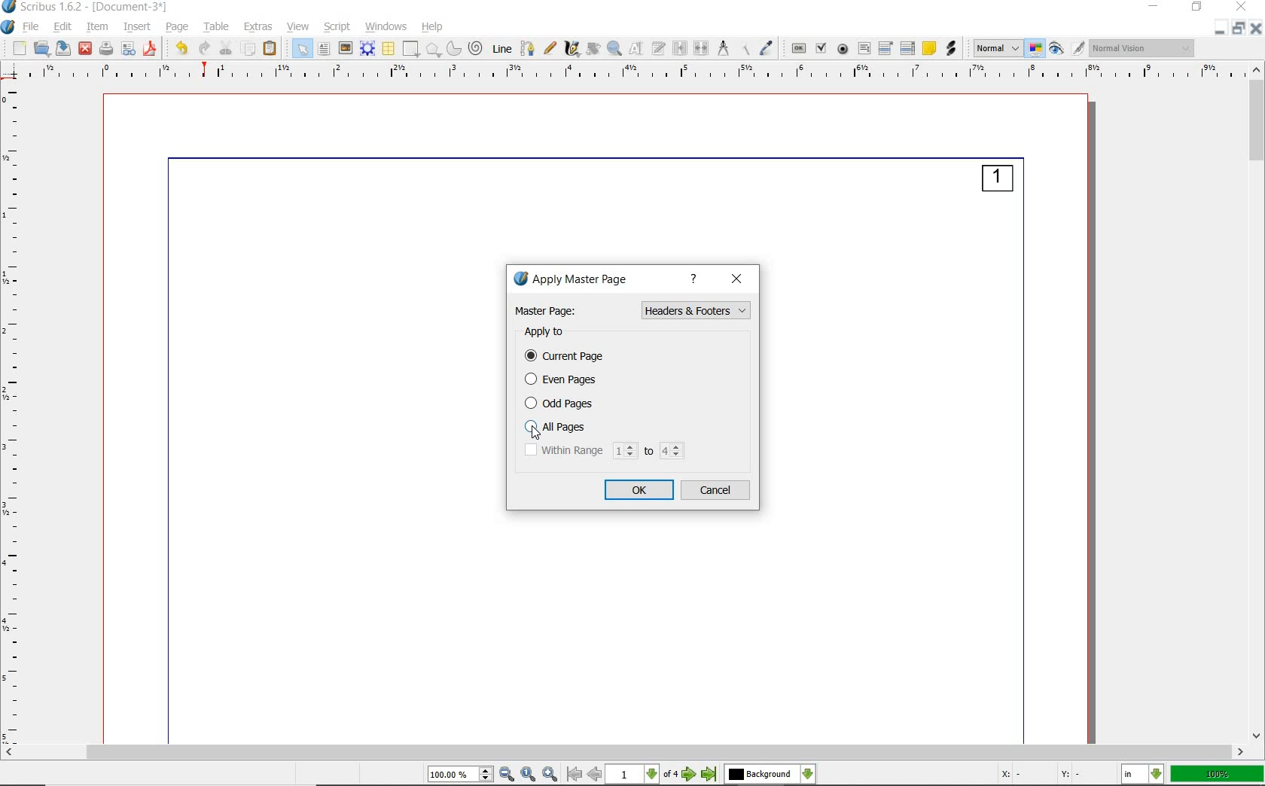 The height and width of the screenshot is (786, 1265). I want to click on scrollbar, so click(1257, 404).